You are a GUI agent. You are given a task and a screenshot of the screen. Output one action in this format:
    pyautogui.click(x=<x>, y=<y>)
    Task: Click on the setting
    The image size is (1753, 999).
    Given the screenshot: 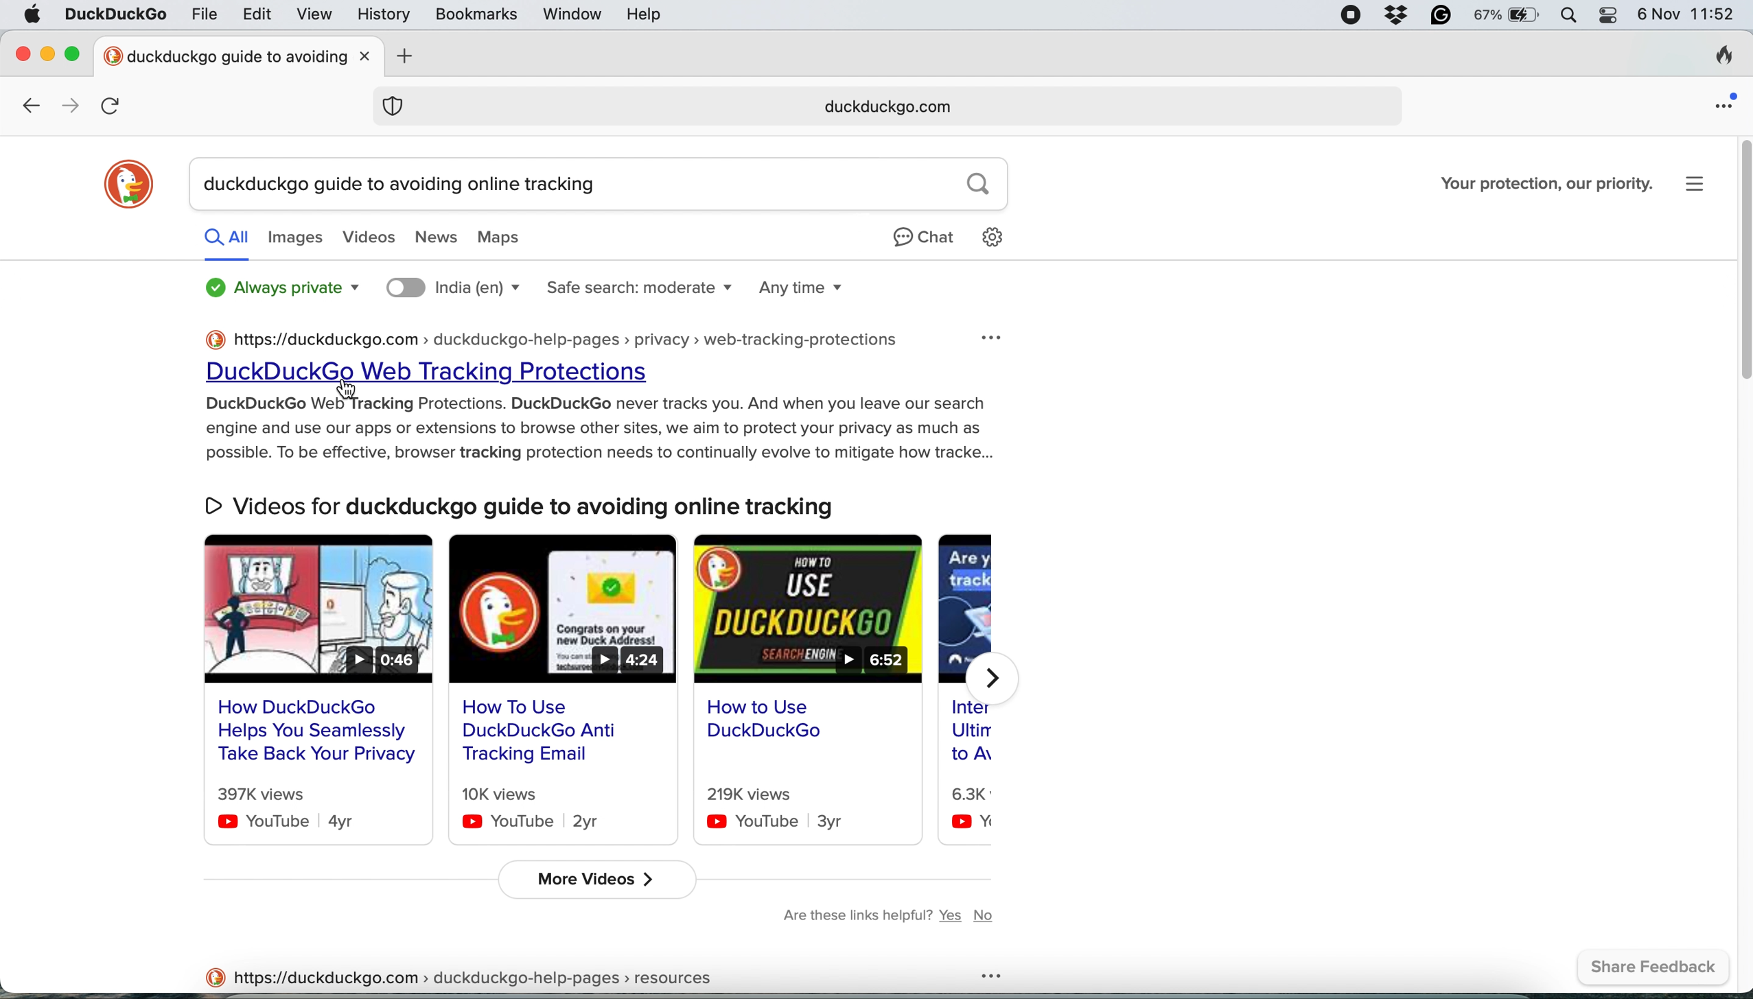 What is the action you would take?
    pyautogui.click(x=999, y=237)
    